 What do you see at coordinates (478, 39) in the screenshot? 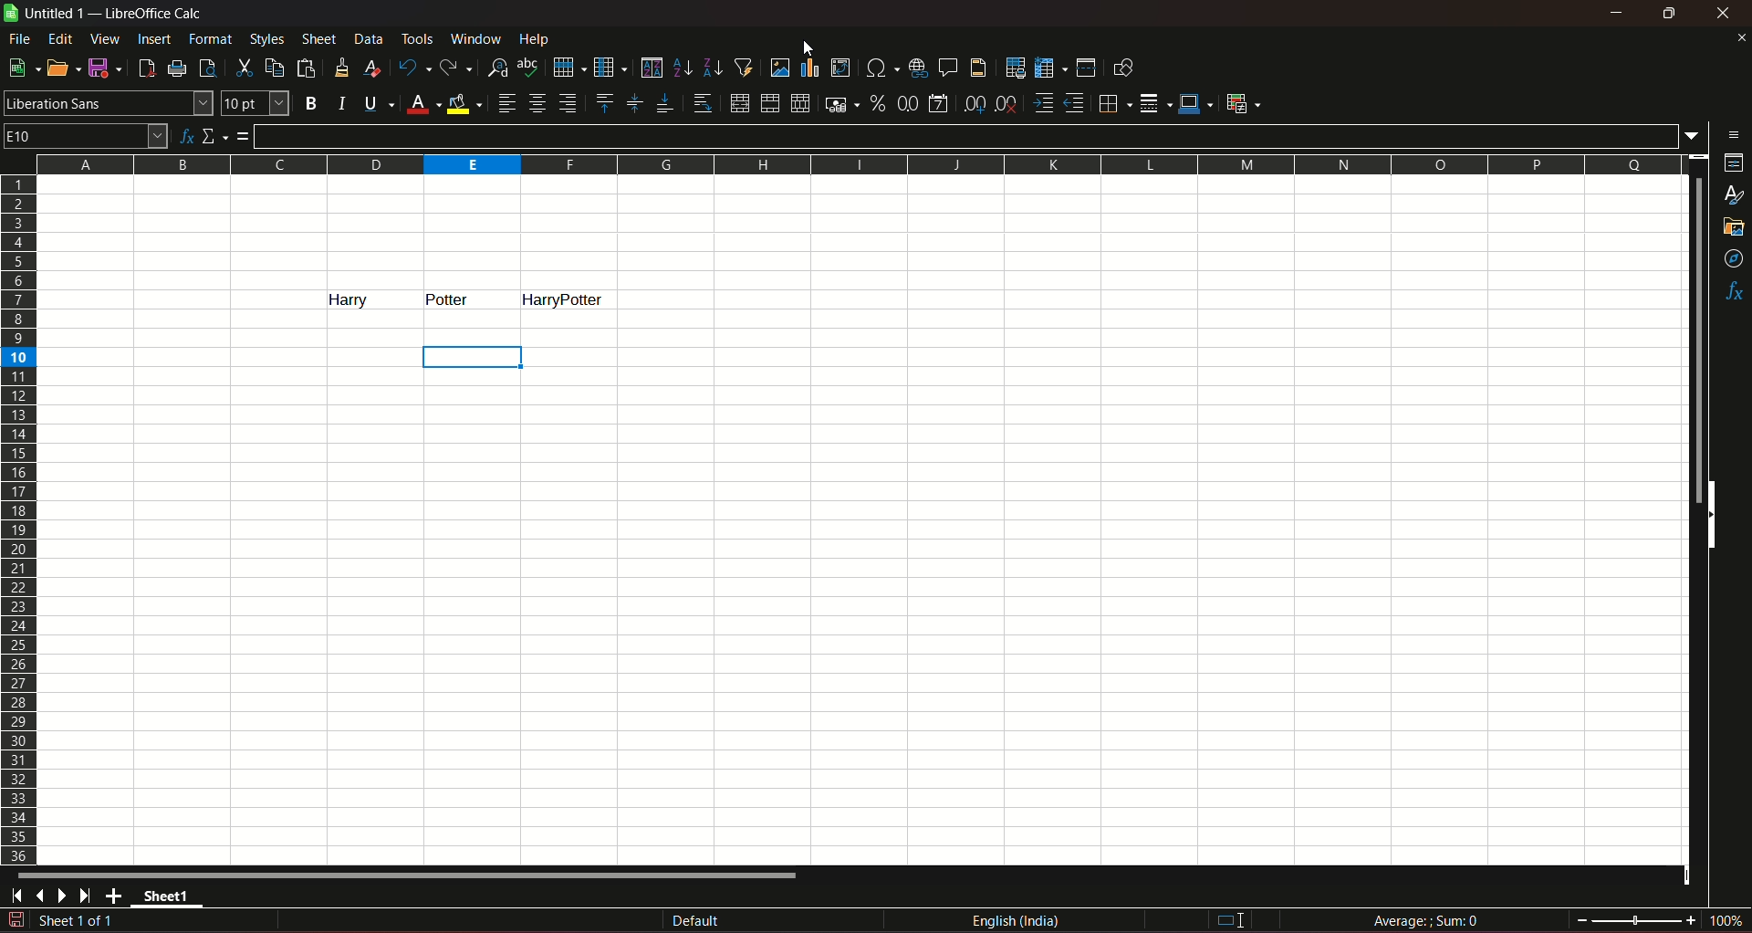
I see `window` at bounding box center [478, 39].